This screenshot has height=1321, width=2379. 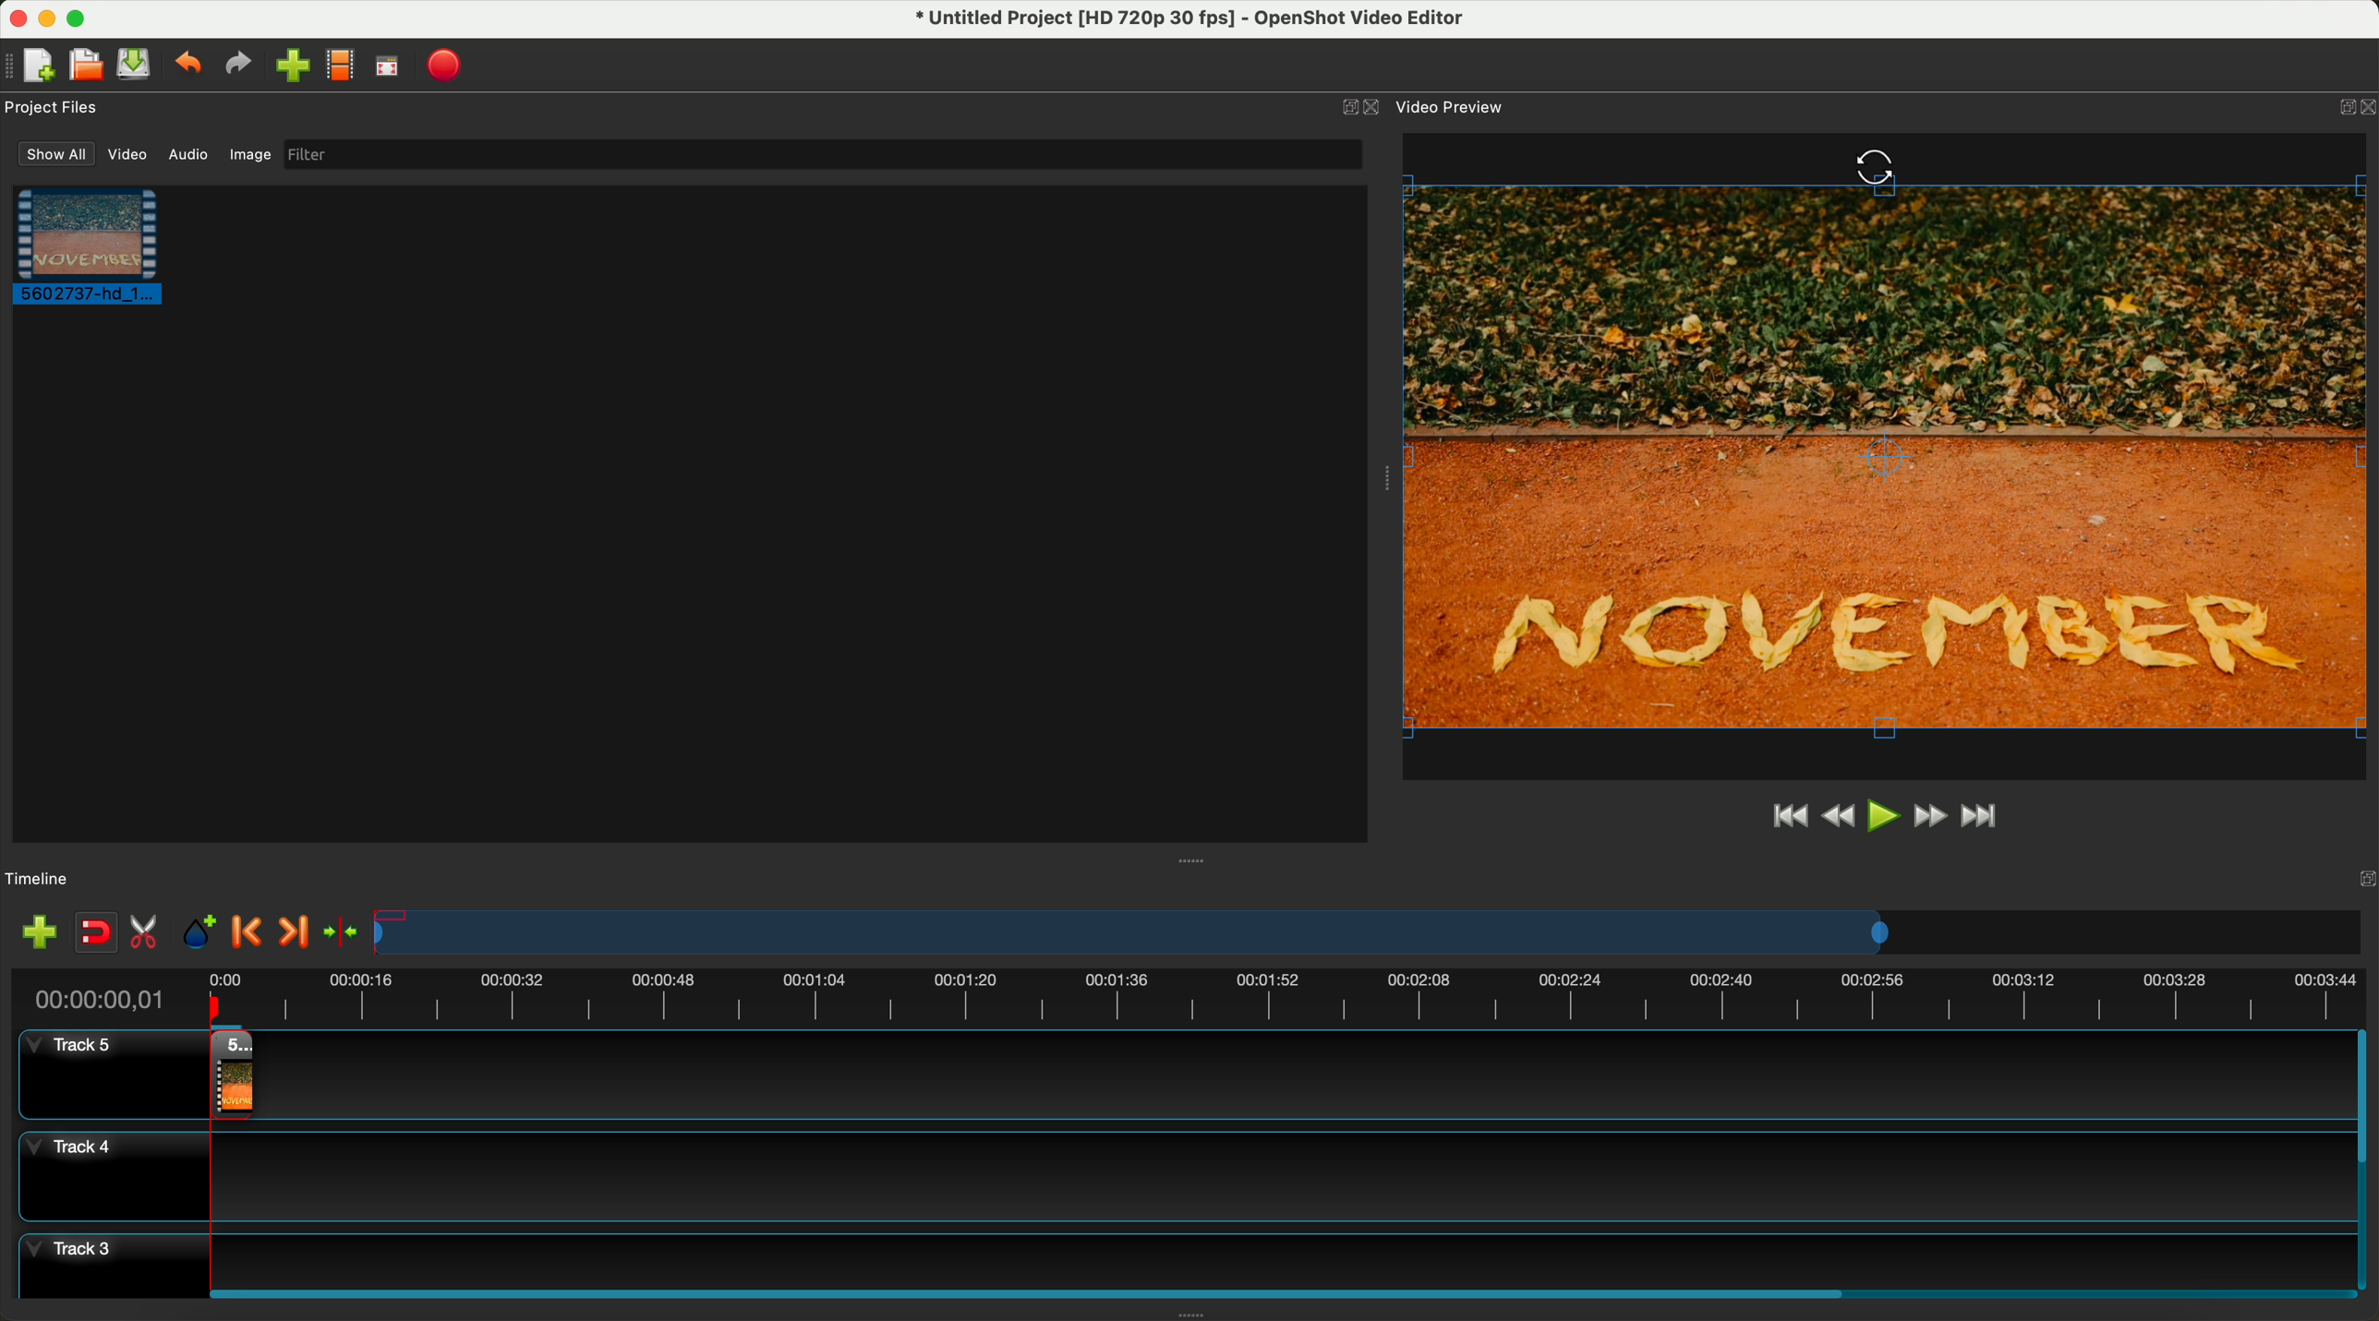 I want to click on video preview, so click(x=1452, y=106).